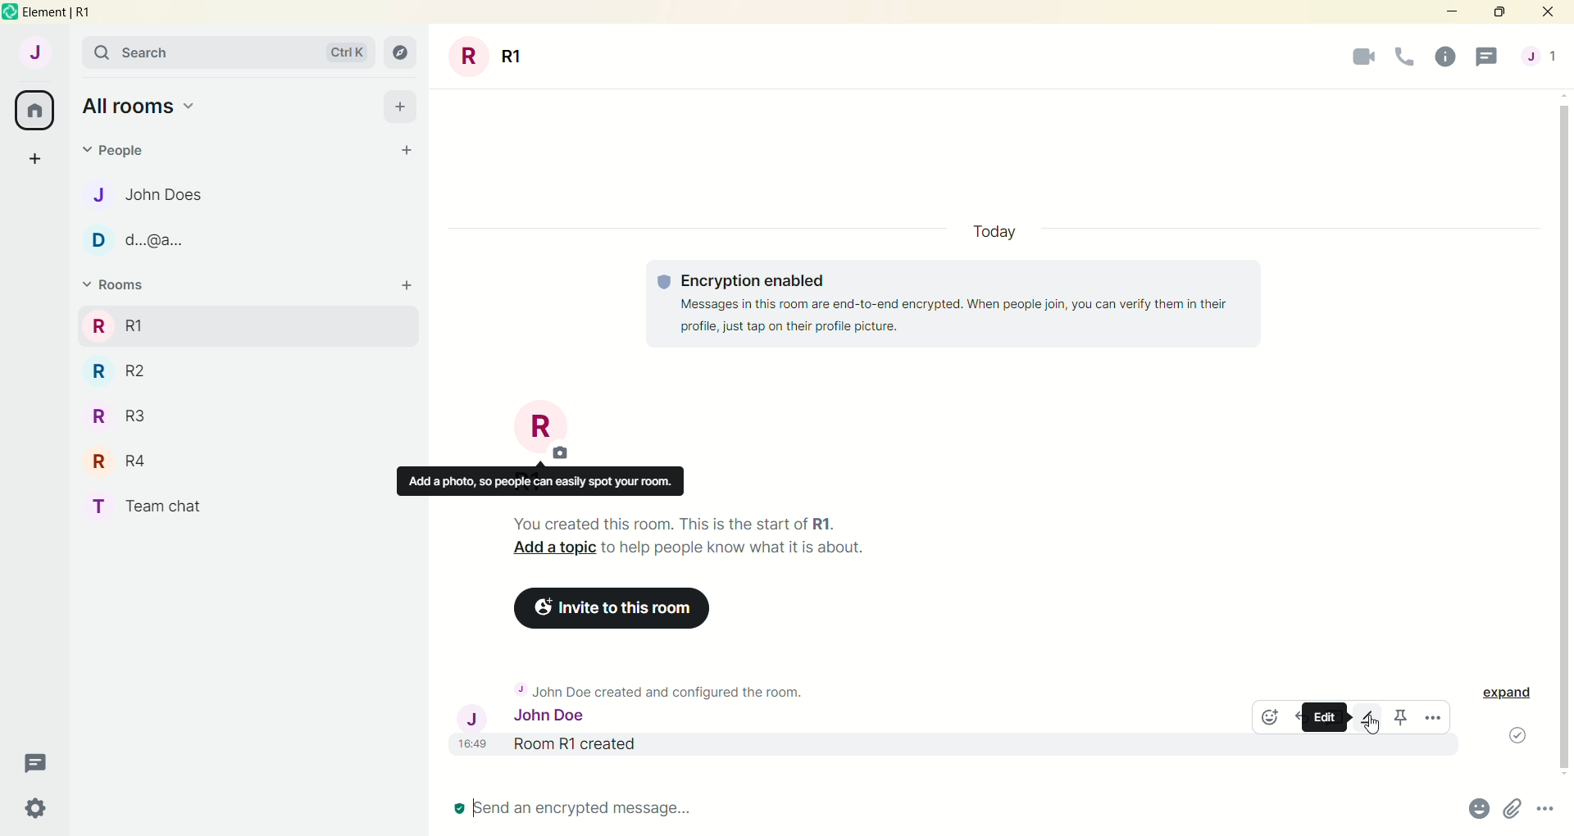 The height and width of the screenshot is (836, 1574). I want to click on emoji, so click(1275, 718).